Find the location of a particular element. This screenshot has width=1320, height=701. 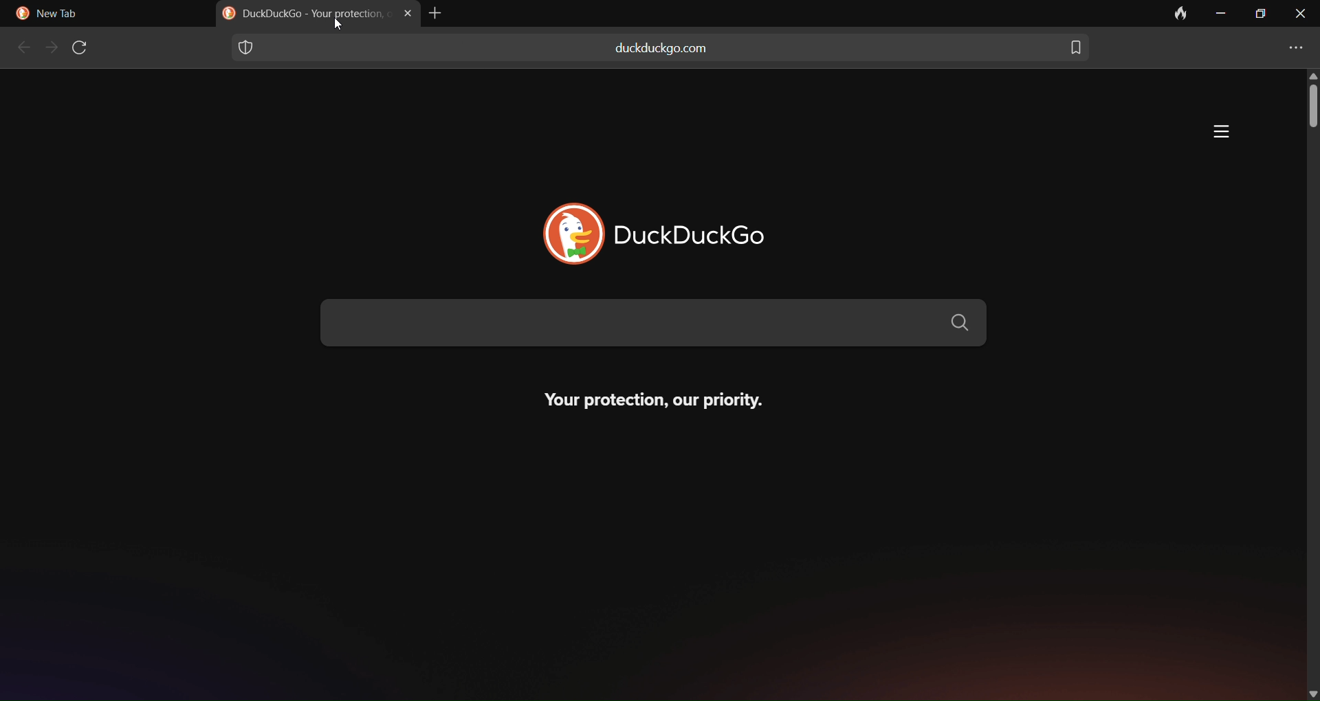

scroll bar is located at coordinates (1309, 109).